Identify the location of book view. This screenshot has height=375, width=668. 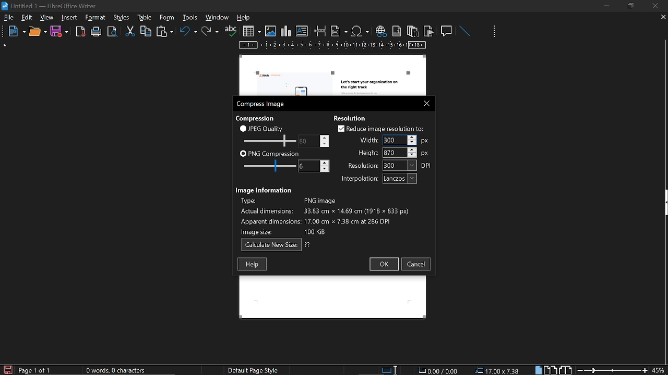
(565, 370).